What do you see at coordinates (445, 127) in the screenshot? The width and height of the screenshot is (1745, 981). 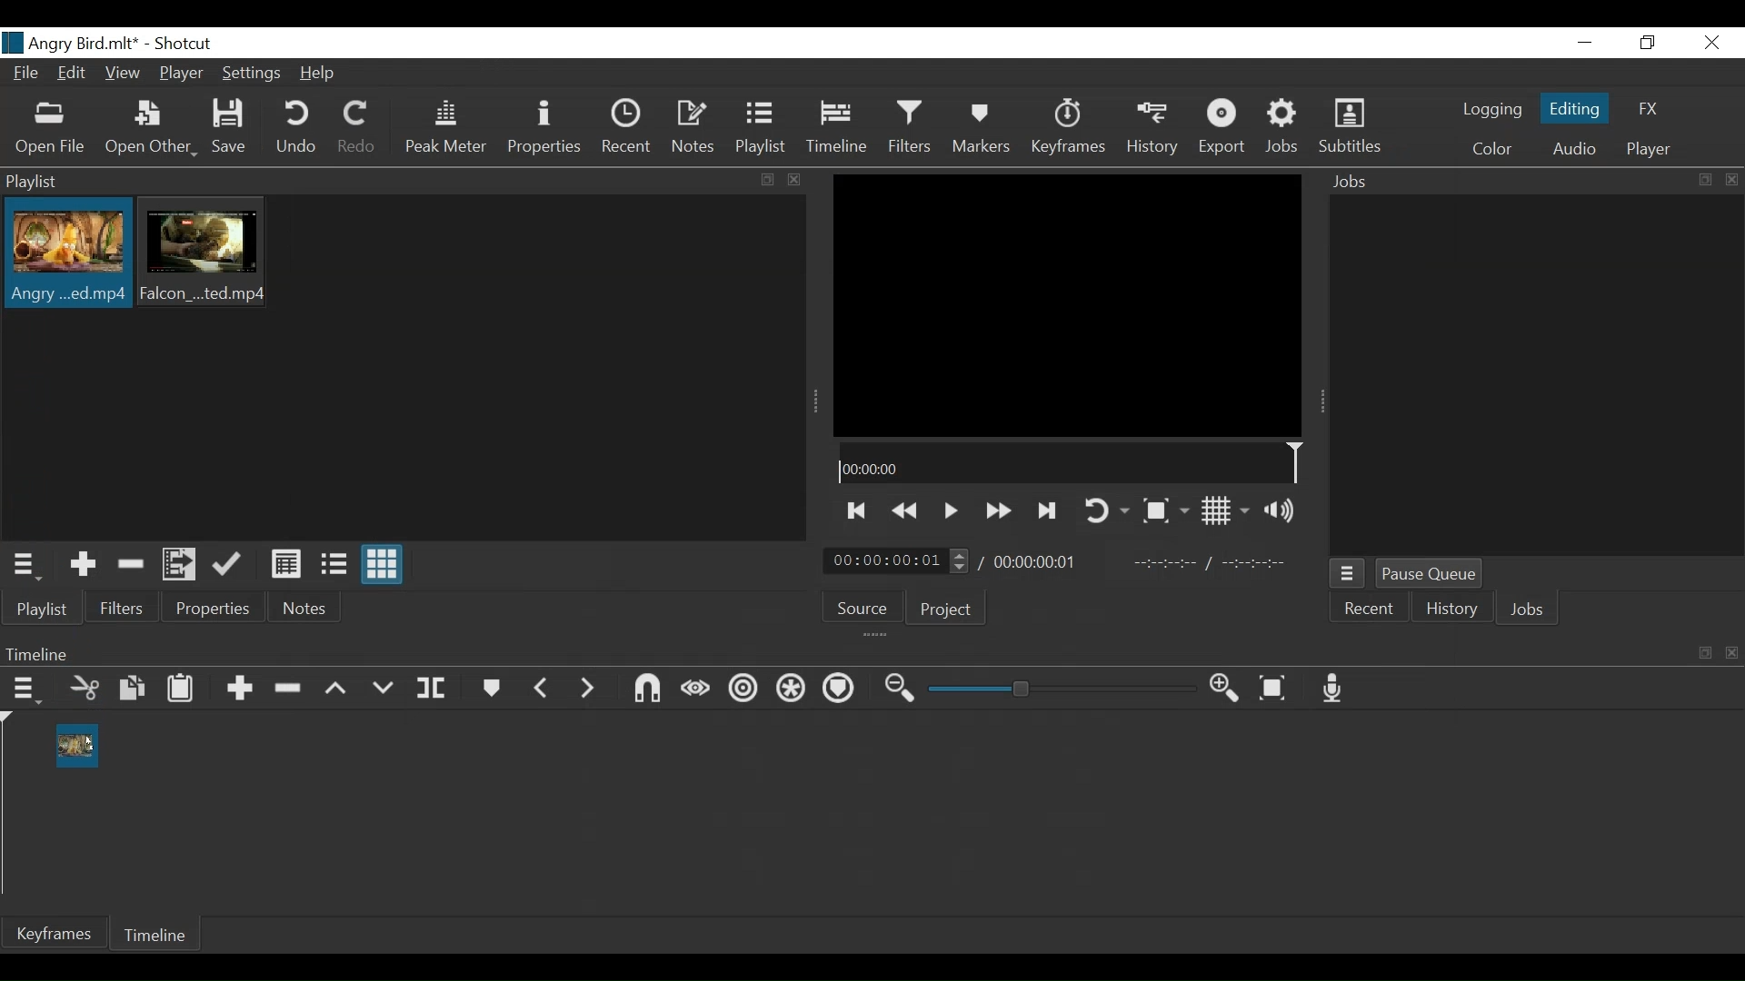 I see `Peak Meter` at bounding box center [445, 127].